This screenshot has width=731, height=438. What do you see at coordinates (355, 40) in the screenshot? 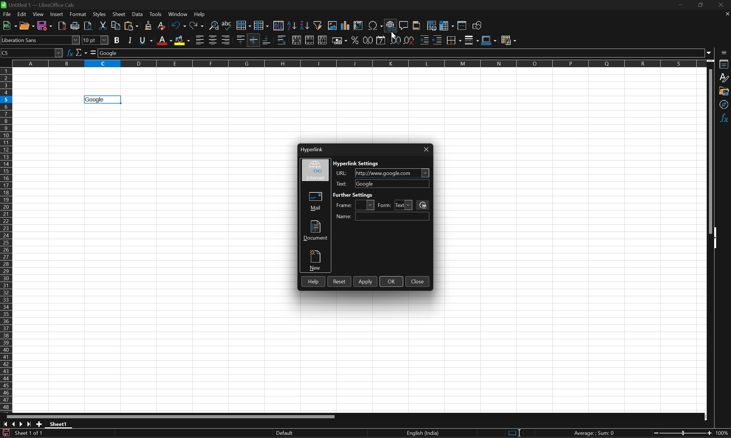
I see `Format as percent` at bounding box center [355, 40].